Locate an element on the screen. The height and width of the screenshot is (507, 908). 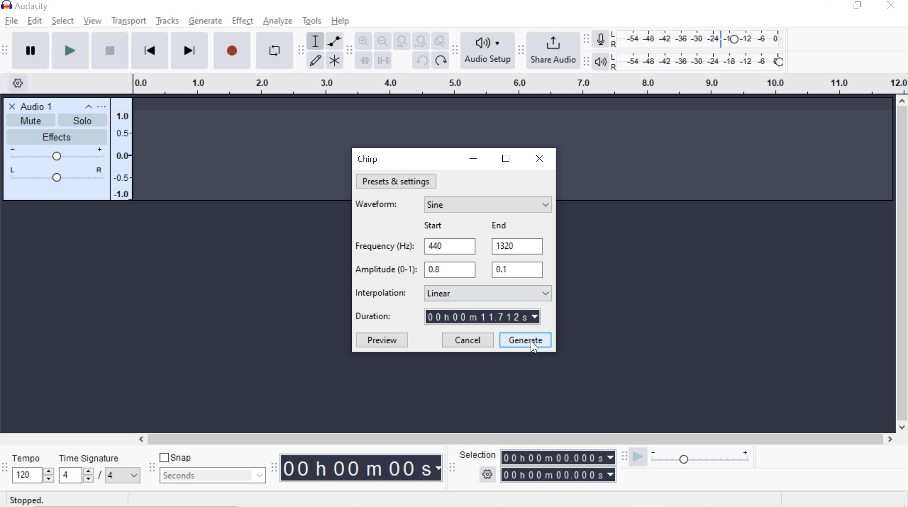
Record is located at coordinates (235, 51).